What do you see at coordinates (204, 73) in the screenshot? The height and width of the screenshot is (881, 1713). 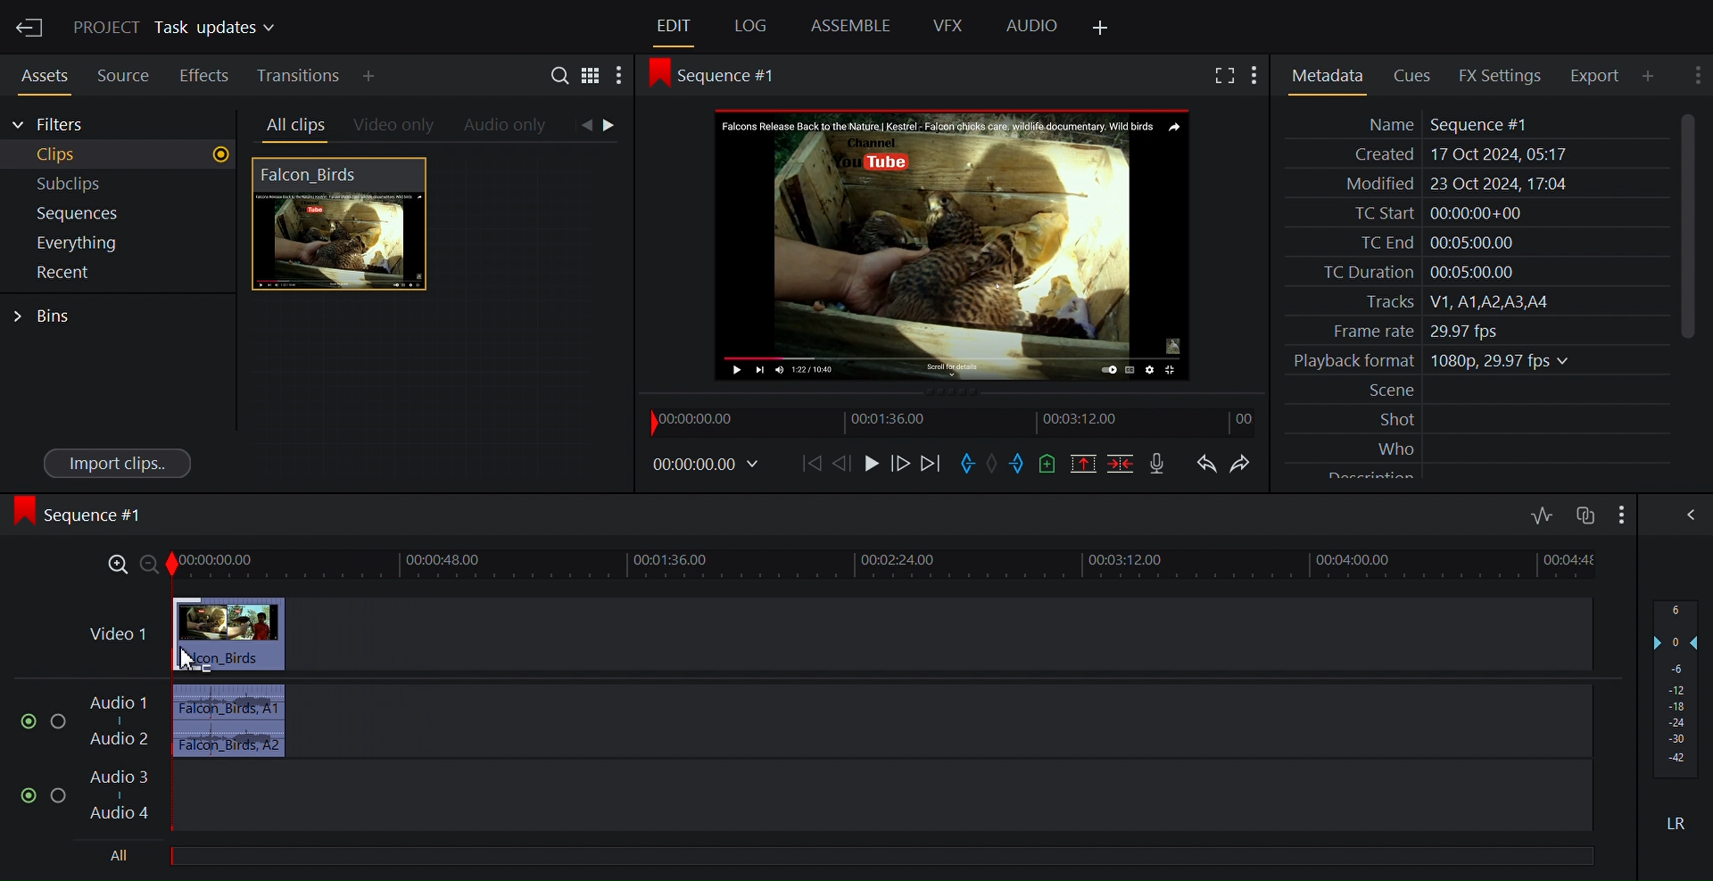 I see `Effects` at bounding box center [204, 73].